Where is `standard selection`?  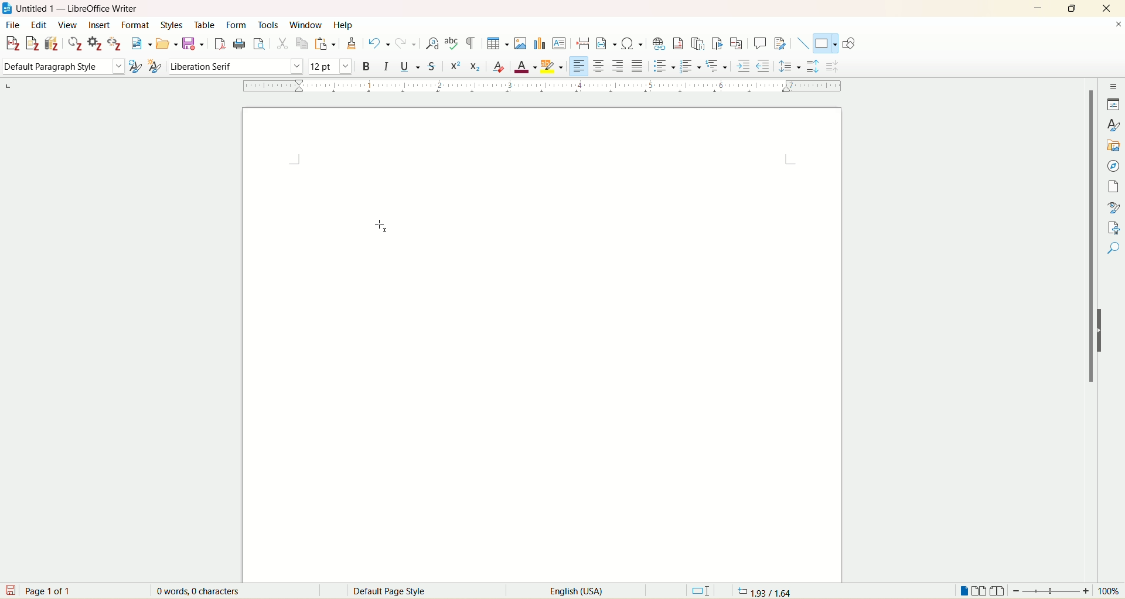
standard selection is located at coordinates (701, 590).